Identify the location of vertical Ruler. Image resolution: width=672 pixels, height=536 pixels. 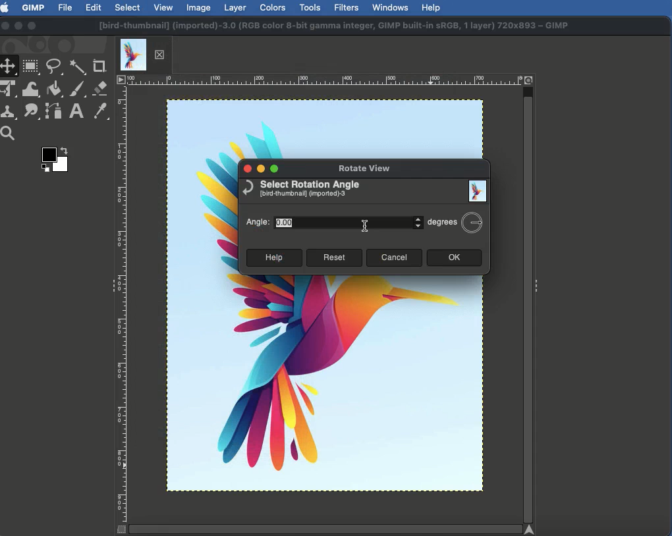
(123, 304).